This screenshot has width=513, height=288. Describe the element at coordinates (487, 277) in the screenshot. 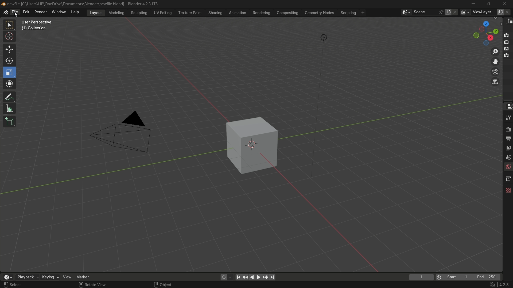

I see `final frame of the playback` at that location.